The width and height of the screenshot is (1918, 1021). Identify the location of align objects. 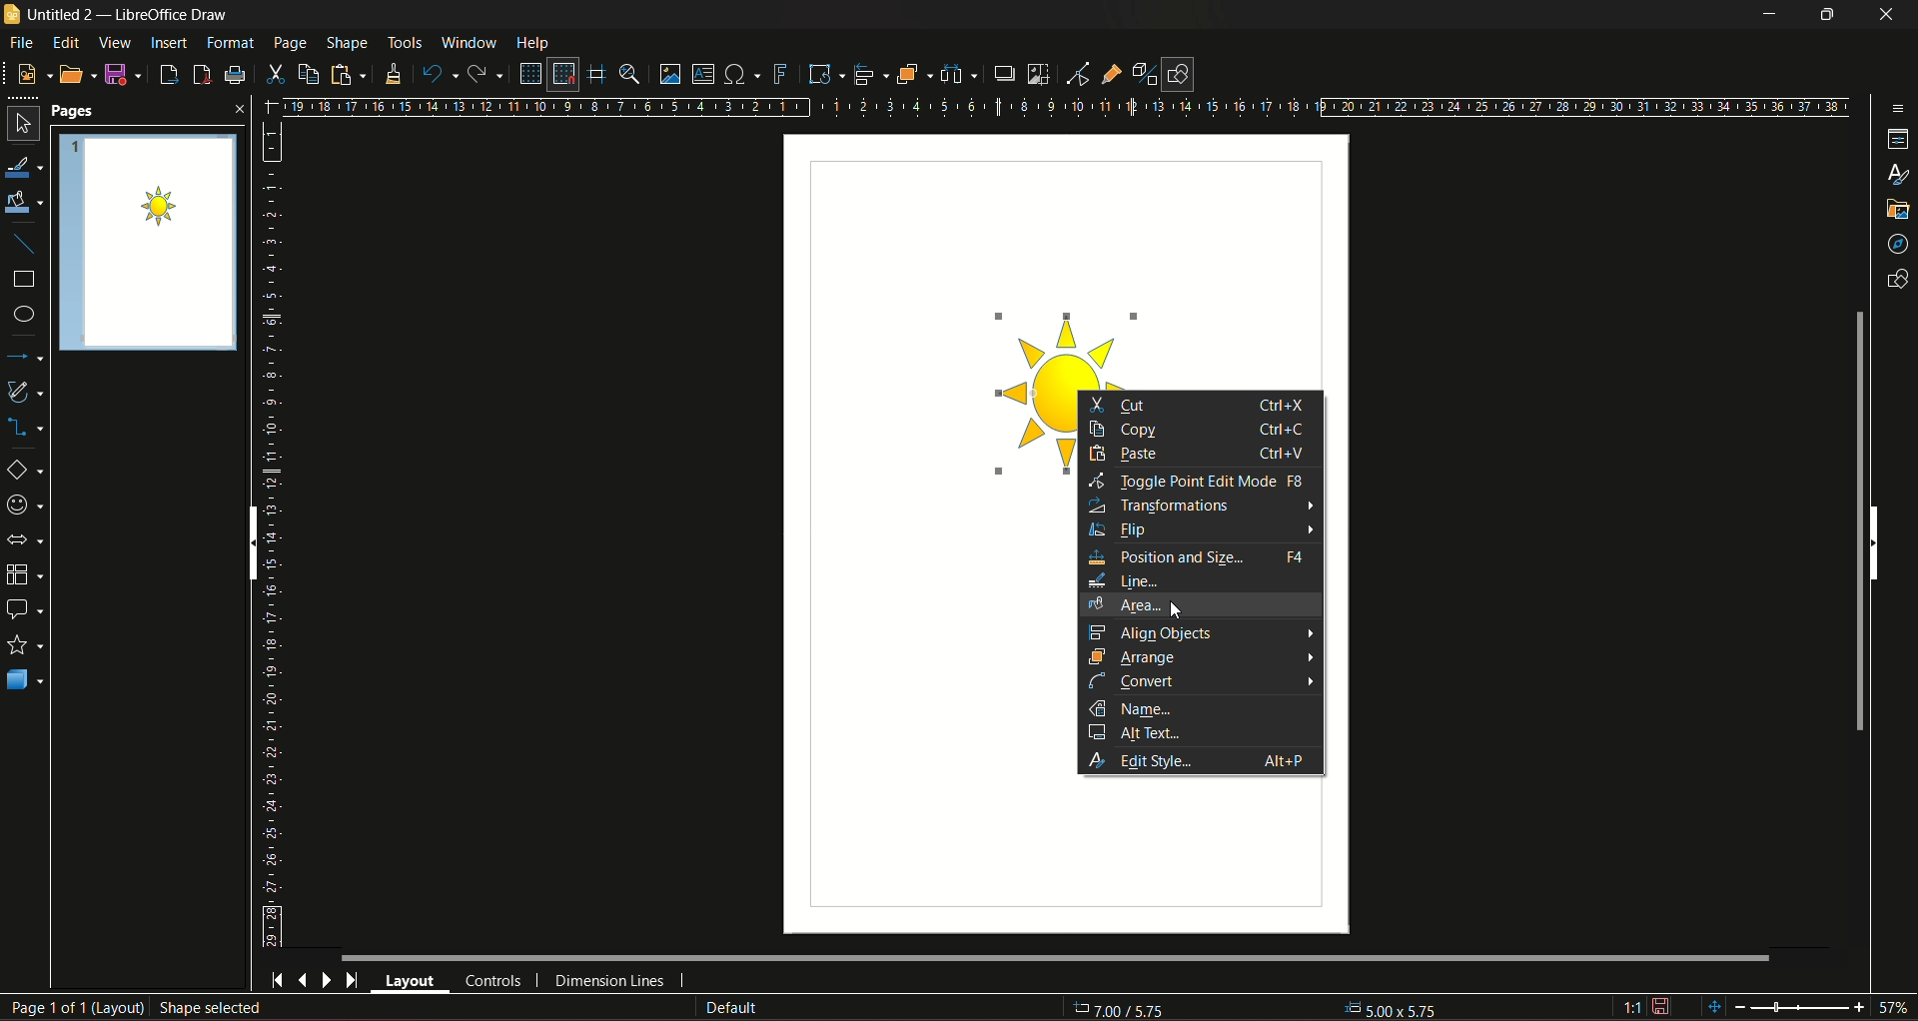
(1150, 631).